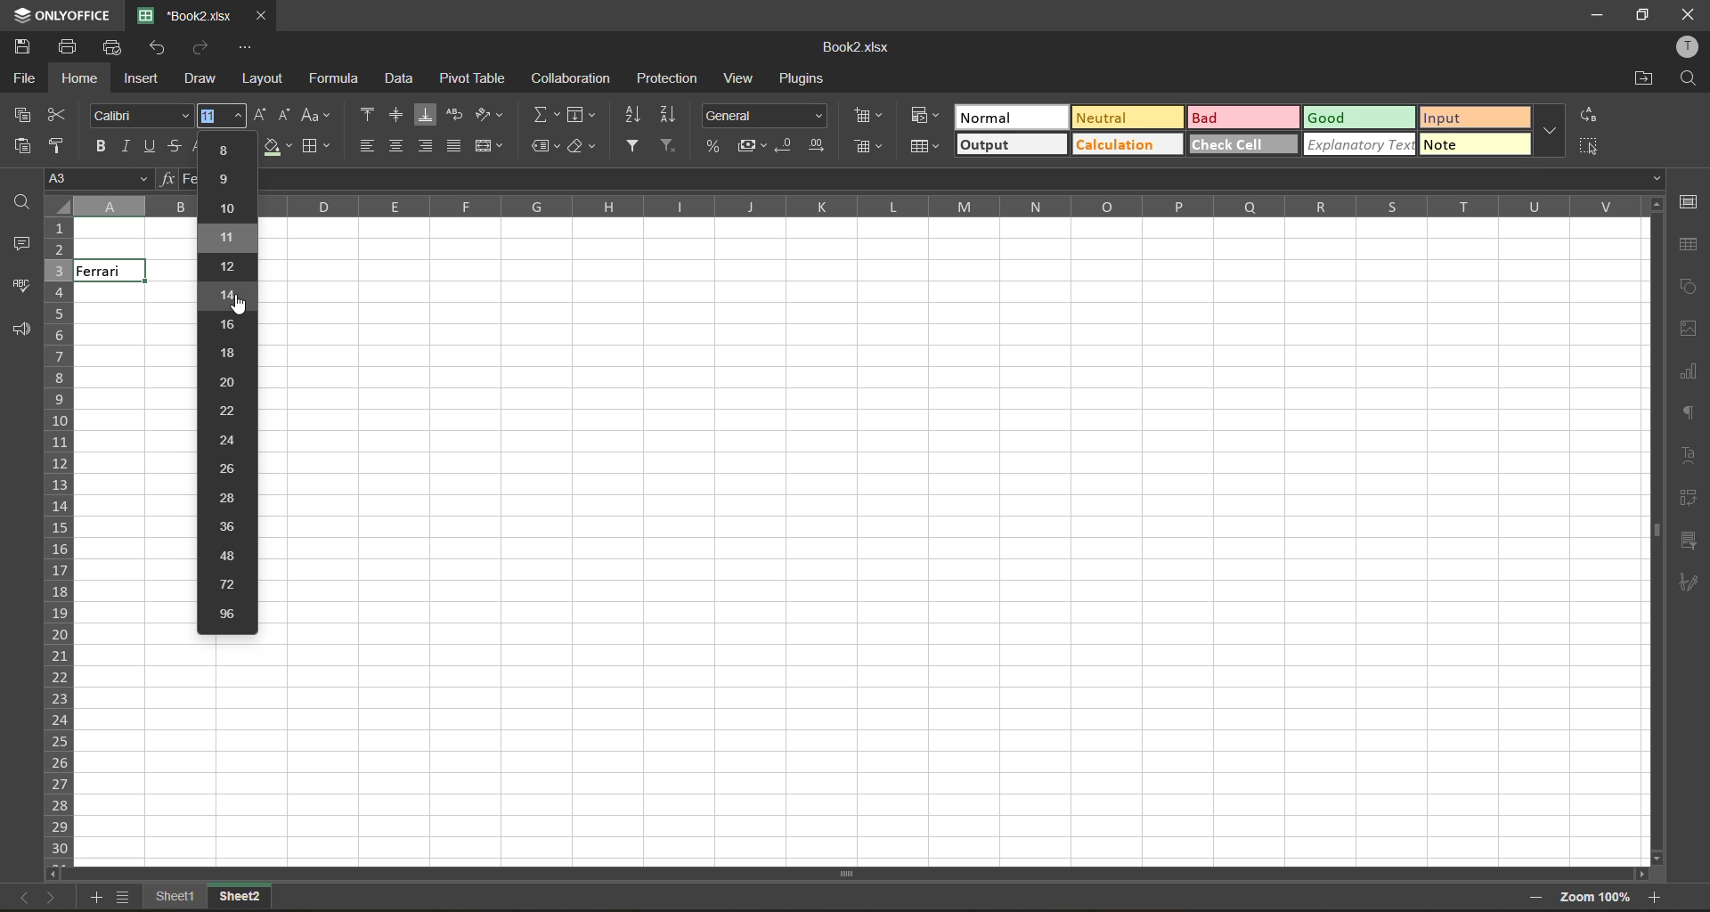 This screenshot has height=912, width=1710. Describe the element at coordinates (227, 353) in the screenshot. I see `18` at that location.